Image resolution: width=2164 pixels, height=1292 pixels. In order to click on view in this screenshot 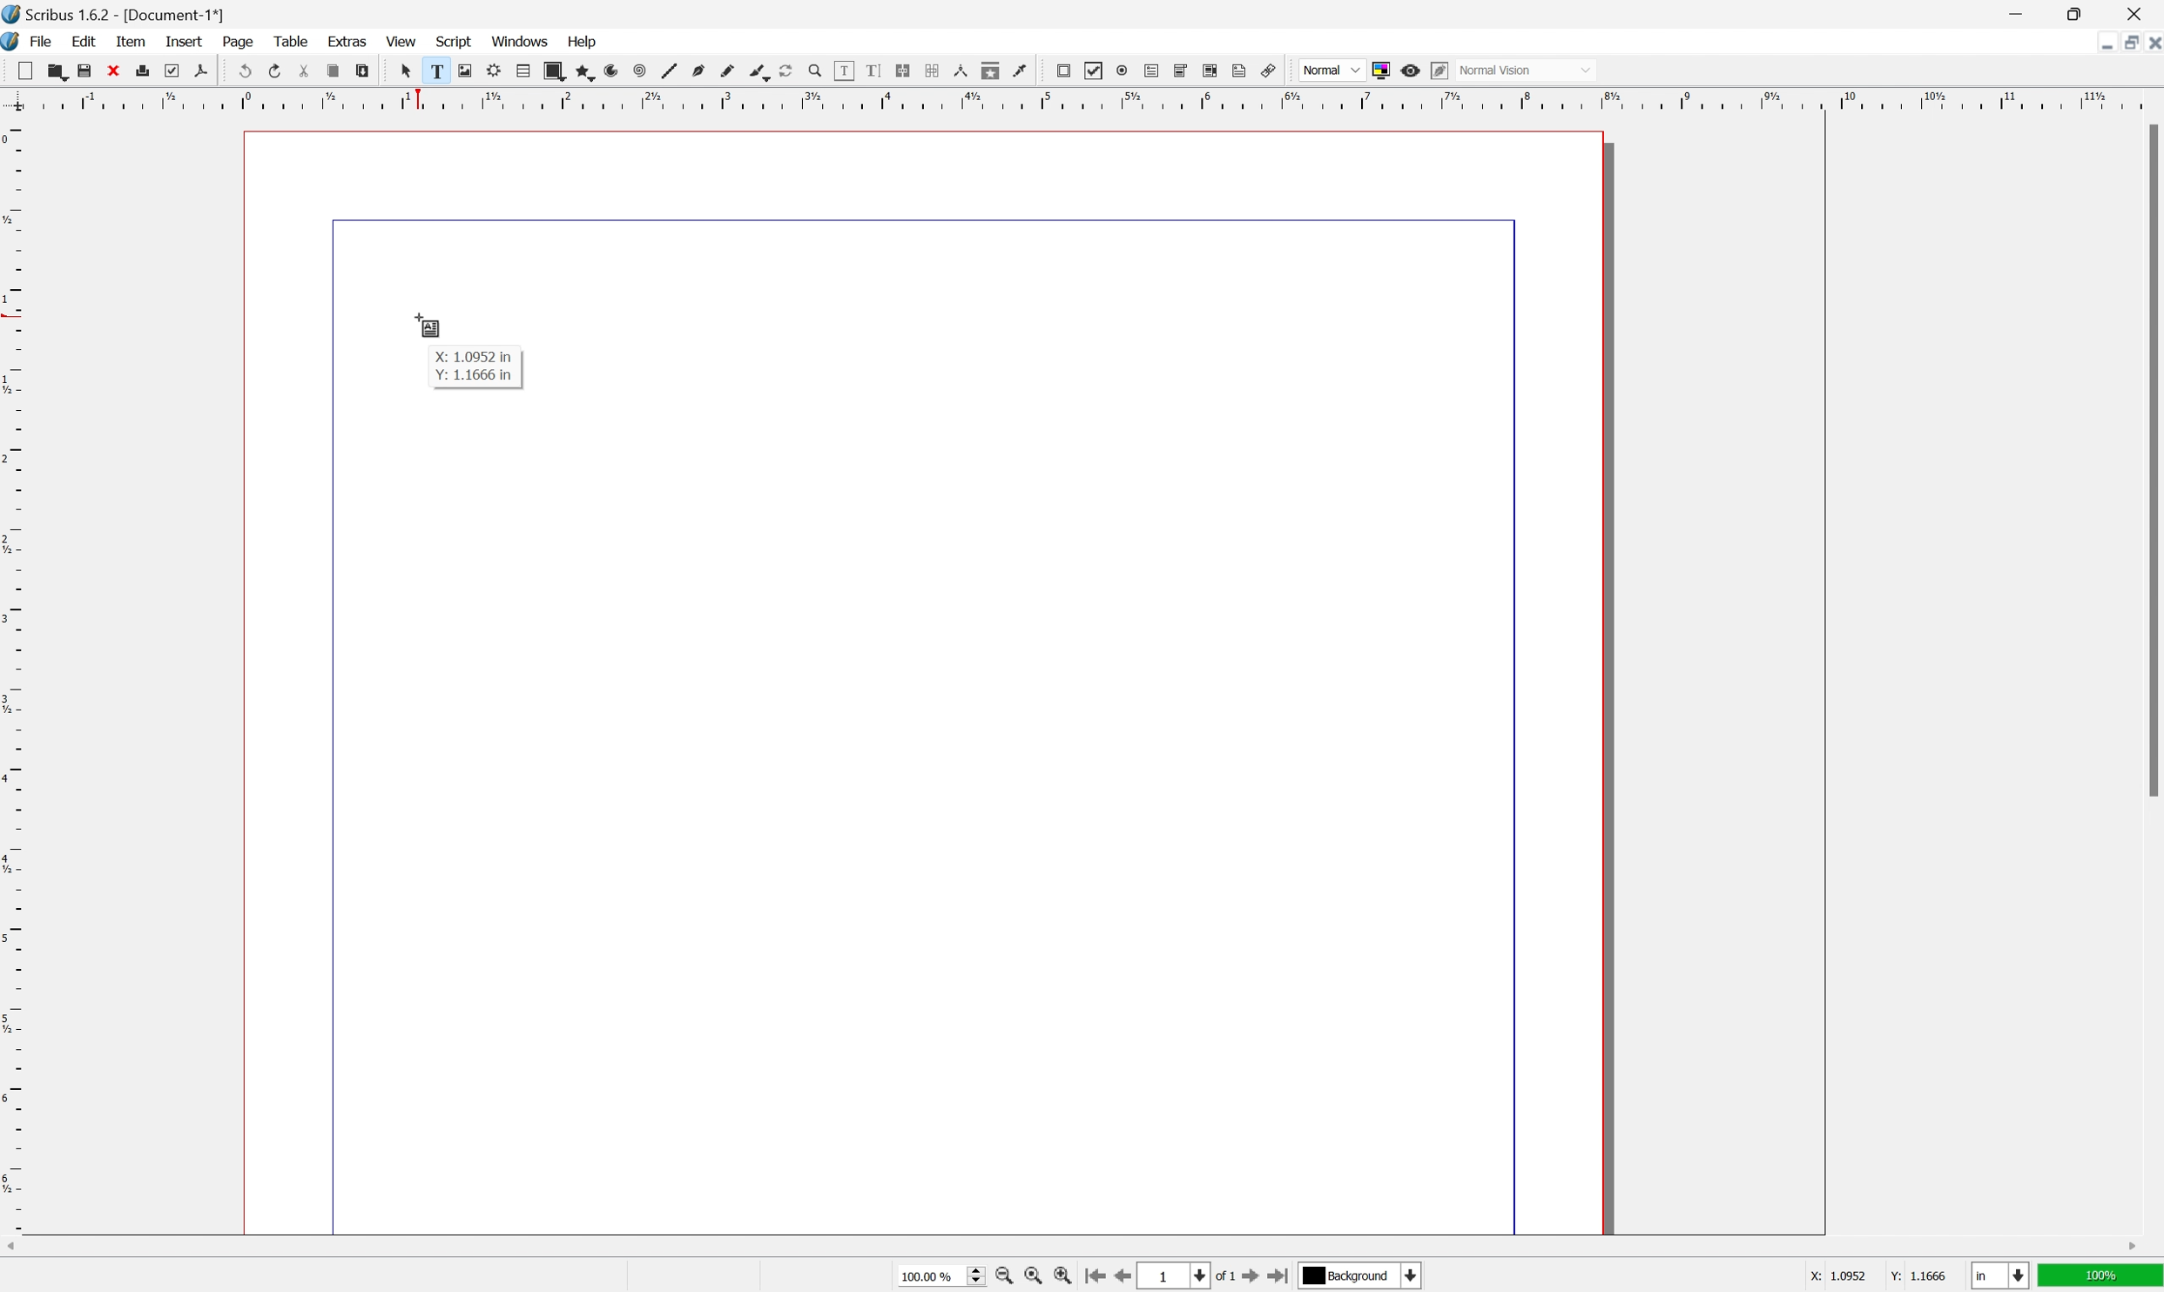, I will do `click(401, 43)`.